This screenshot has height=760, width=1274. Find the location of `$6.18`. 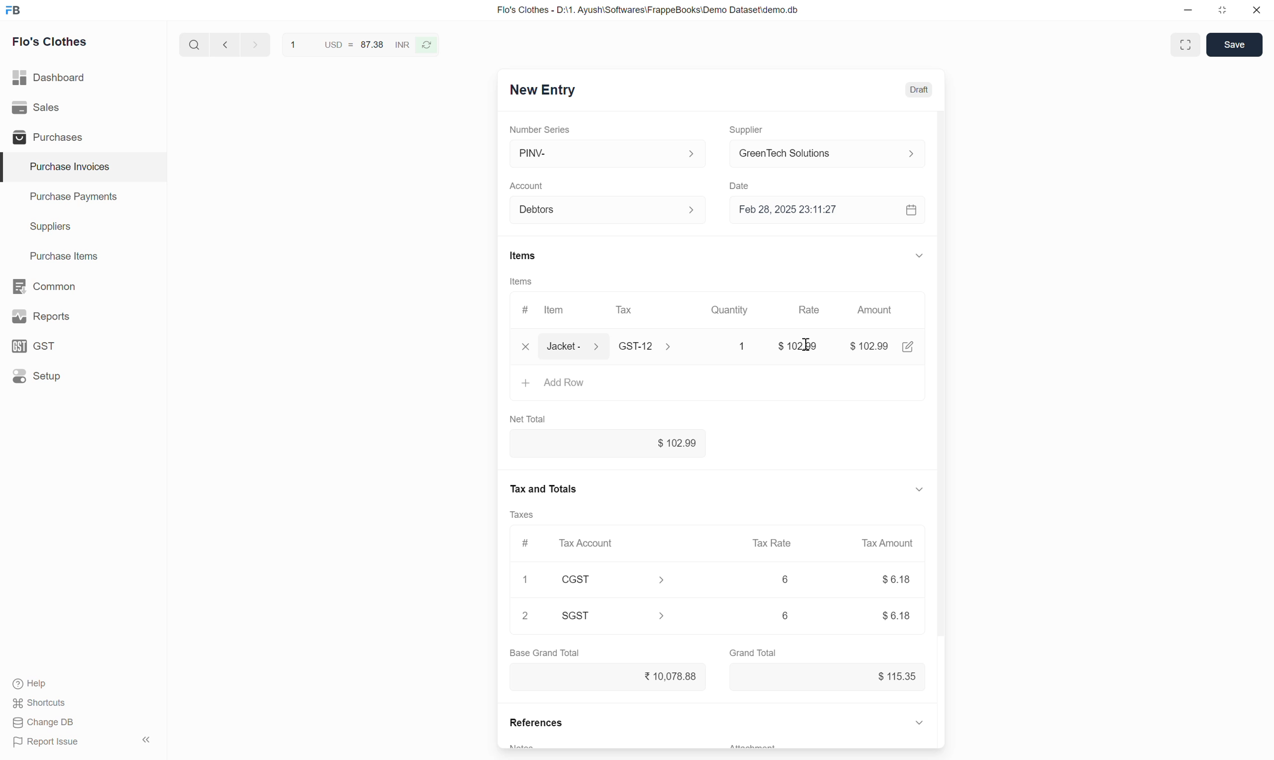

$6.18 is located at coordinates (896, 579).